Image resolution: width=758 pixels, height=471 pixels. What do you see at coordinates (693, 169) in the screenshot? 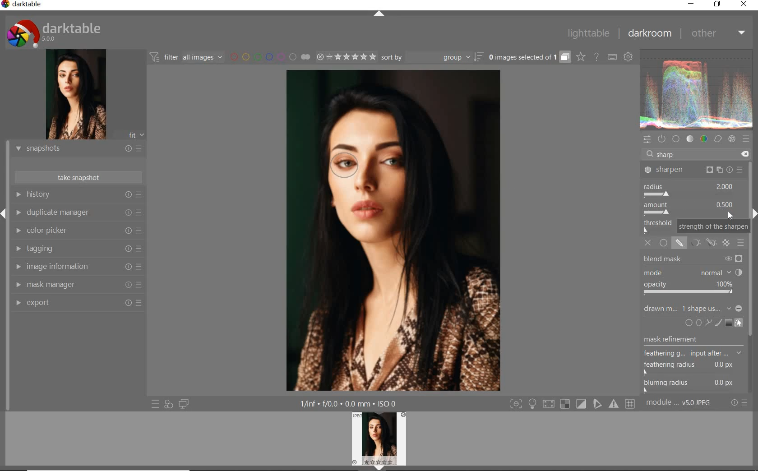
I see `sharpen` at bounding box center [693, 169].